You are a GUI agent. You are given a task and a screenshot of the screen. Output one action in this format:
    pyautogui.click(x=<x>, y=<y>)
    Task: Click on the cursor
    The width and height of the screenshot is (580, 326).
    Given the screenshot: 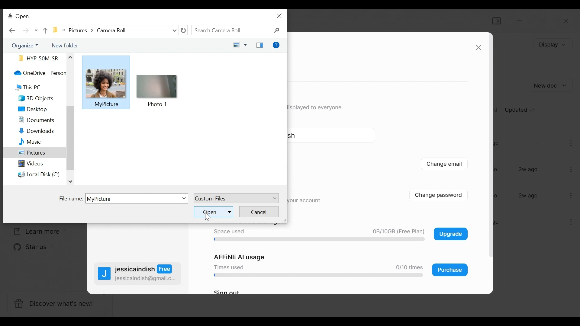 What is the action you would take?
    pyautogui.click(x=106, y=104)
    